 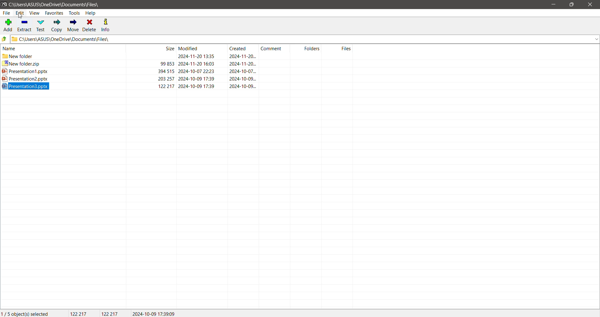 I want to click on Comments, so click(x=274, y=48).